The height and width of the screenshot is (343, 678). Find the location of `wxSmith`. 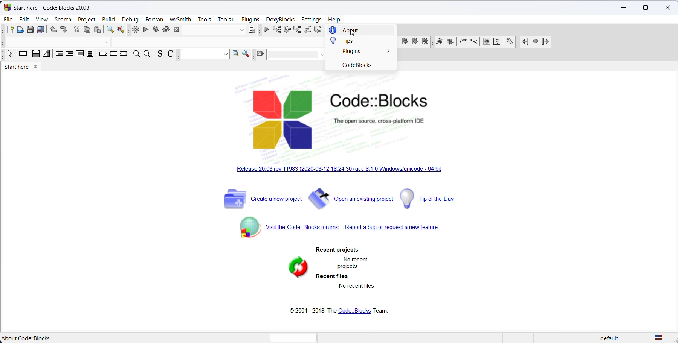

wxSmith is located at coordinates (179, 19).